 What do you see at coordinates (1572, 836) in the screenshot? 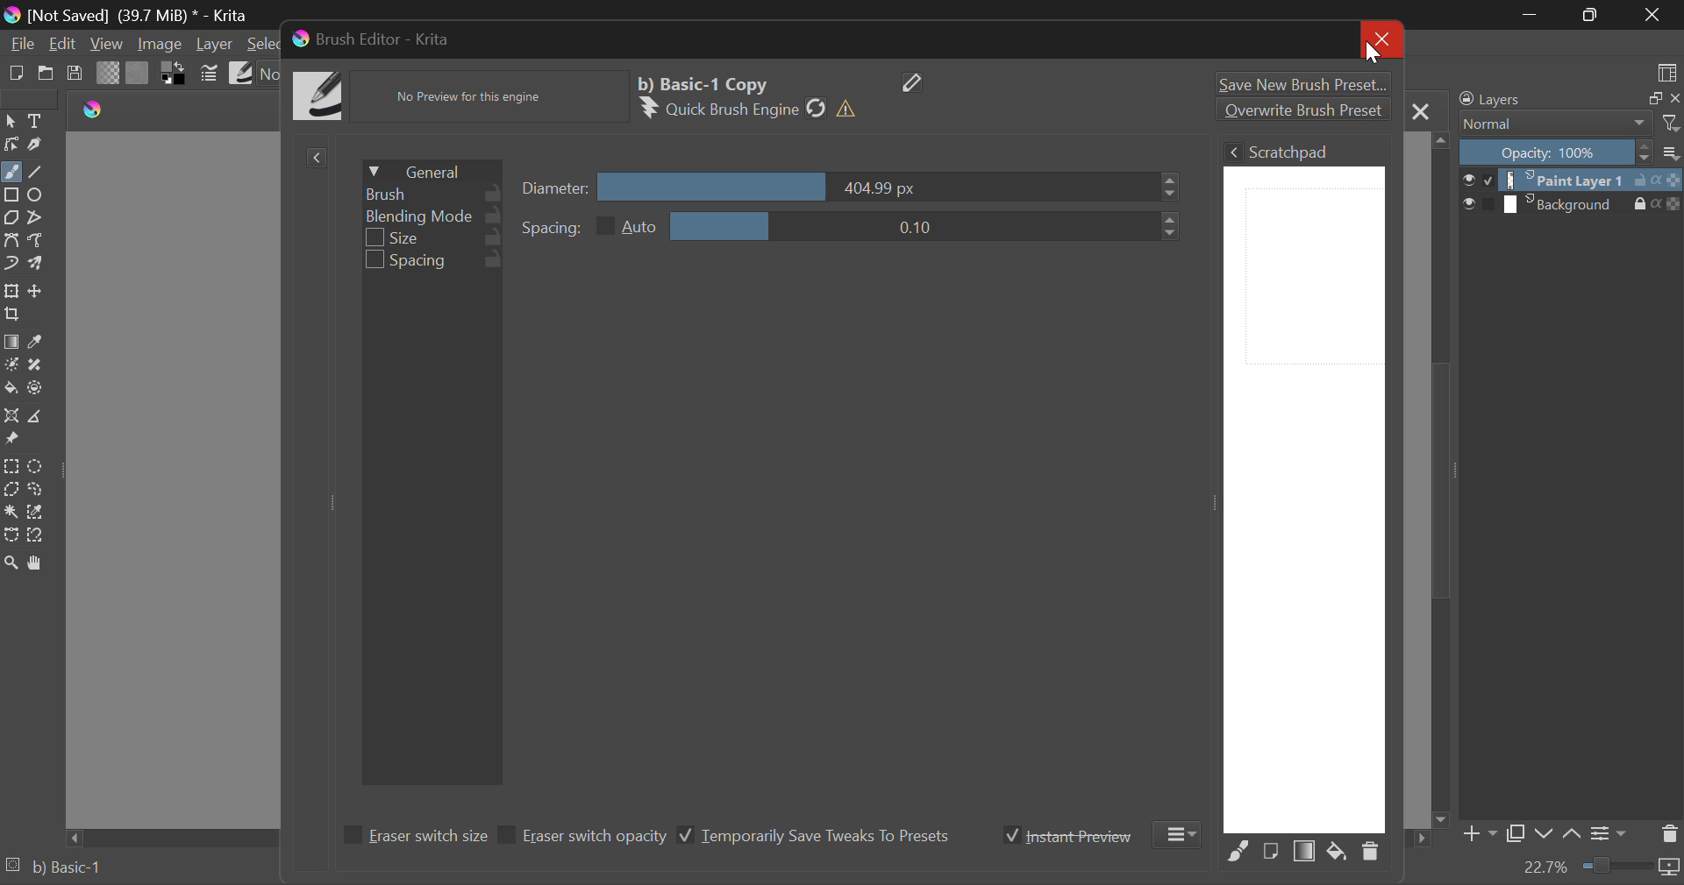
I see `Move Layer Up` at bounding box center [1572, 836].